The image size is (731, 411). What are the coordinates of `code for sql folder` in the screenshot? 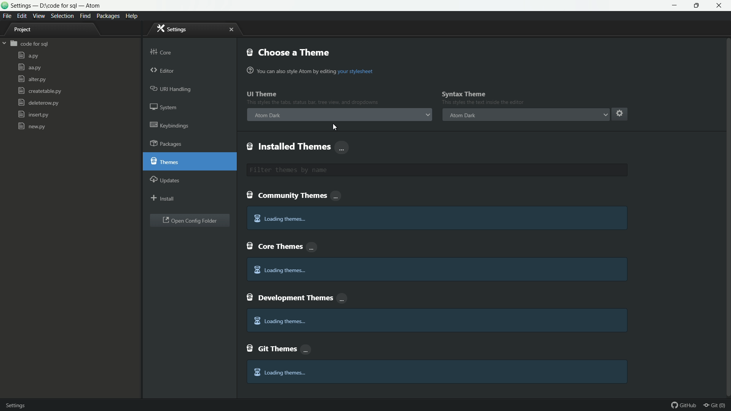 It's located at (25, 43).